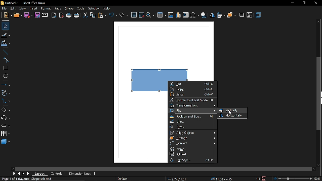 Image resolution: width=322 pixels, height=181 pixels. What do you see at coordinates (54, 15) in the screenshot?
I see `export` at bounding box center [54, 15].